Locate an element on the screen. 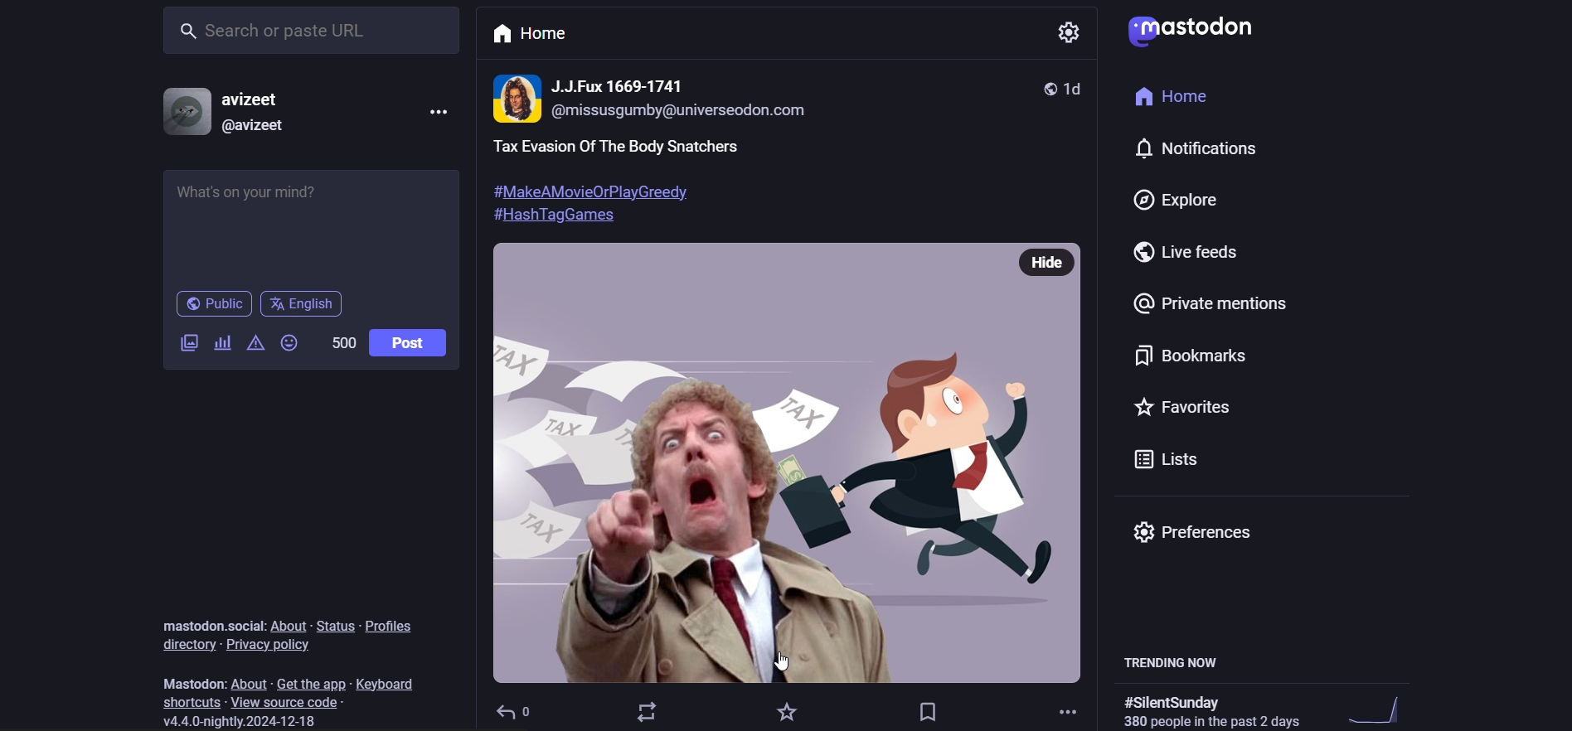 Image resolution: width=1572 pixels, height=731 pixels. list is located at coordinates (1184, 457).